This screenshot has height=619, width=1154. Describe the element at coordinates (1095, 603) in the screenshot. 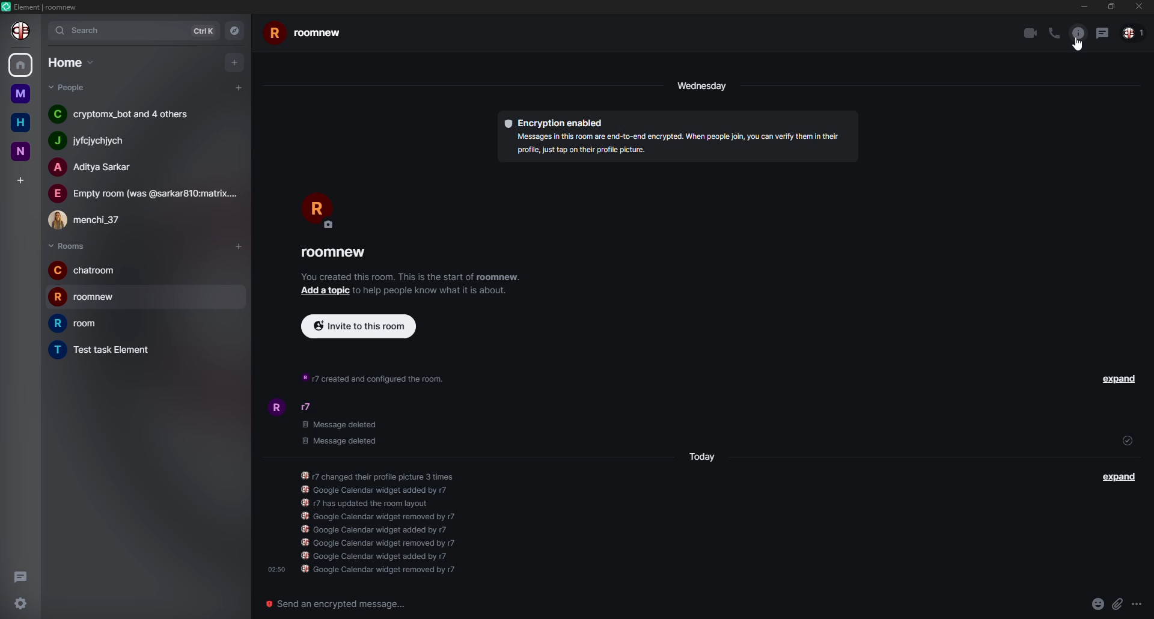

I see `emoji` at that location.